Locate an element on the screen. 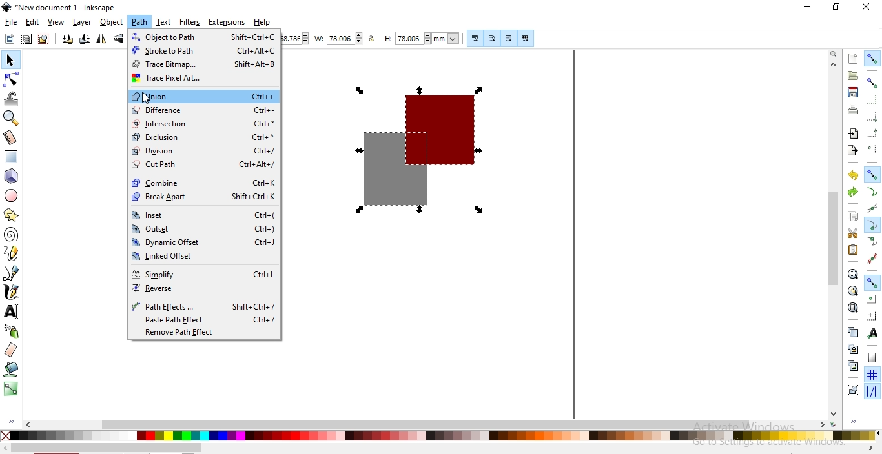 This screenshot has width=882, height=454. save document is located at coordinates (852, 92).